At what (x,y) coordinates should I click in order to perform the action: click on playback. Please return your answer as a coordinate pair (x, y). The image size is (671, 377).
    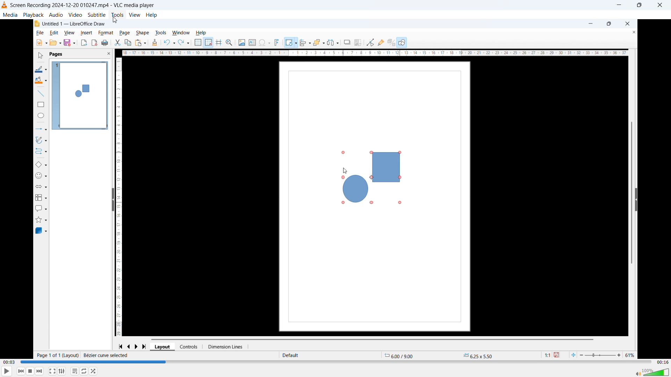
    Looking at the image, I should click on (33, 15).